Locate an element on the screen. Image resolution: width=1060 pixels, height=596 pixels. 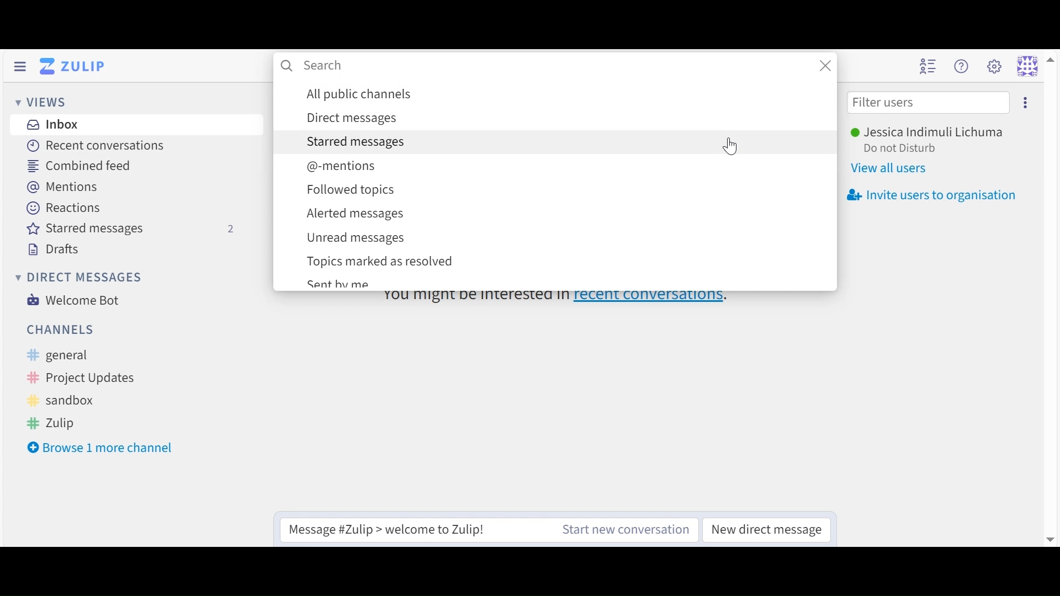
Followed topics is located at coordinates (565, 191).